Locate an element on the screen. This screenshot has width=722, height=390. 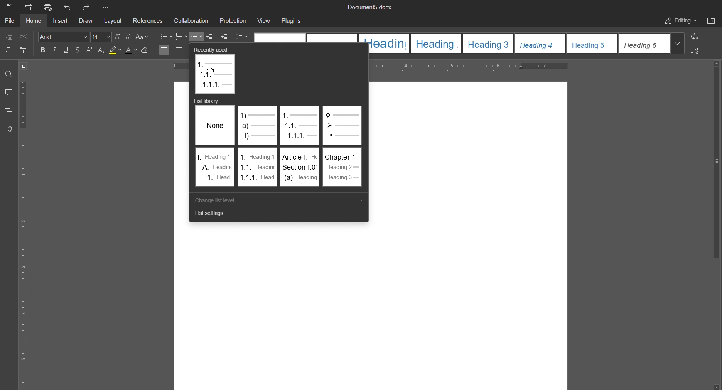
Heading 5 is located at coordinates (593, 43).